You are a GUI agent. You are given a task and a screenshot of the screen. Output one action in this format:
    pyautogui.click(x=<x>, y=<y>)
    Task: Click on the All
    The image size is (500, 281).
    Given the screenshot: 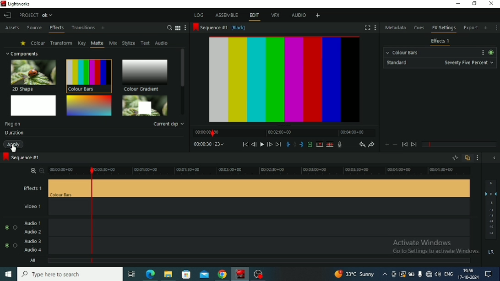 What is the action you would take?
    pyautogui.click(x=286, y=261)
    